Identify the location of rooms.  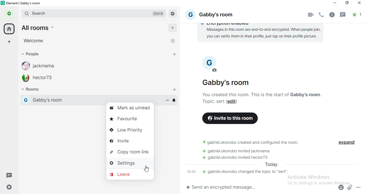
(36, 90).